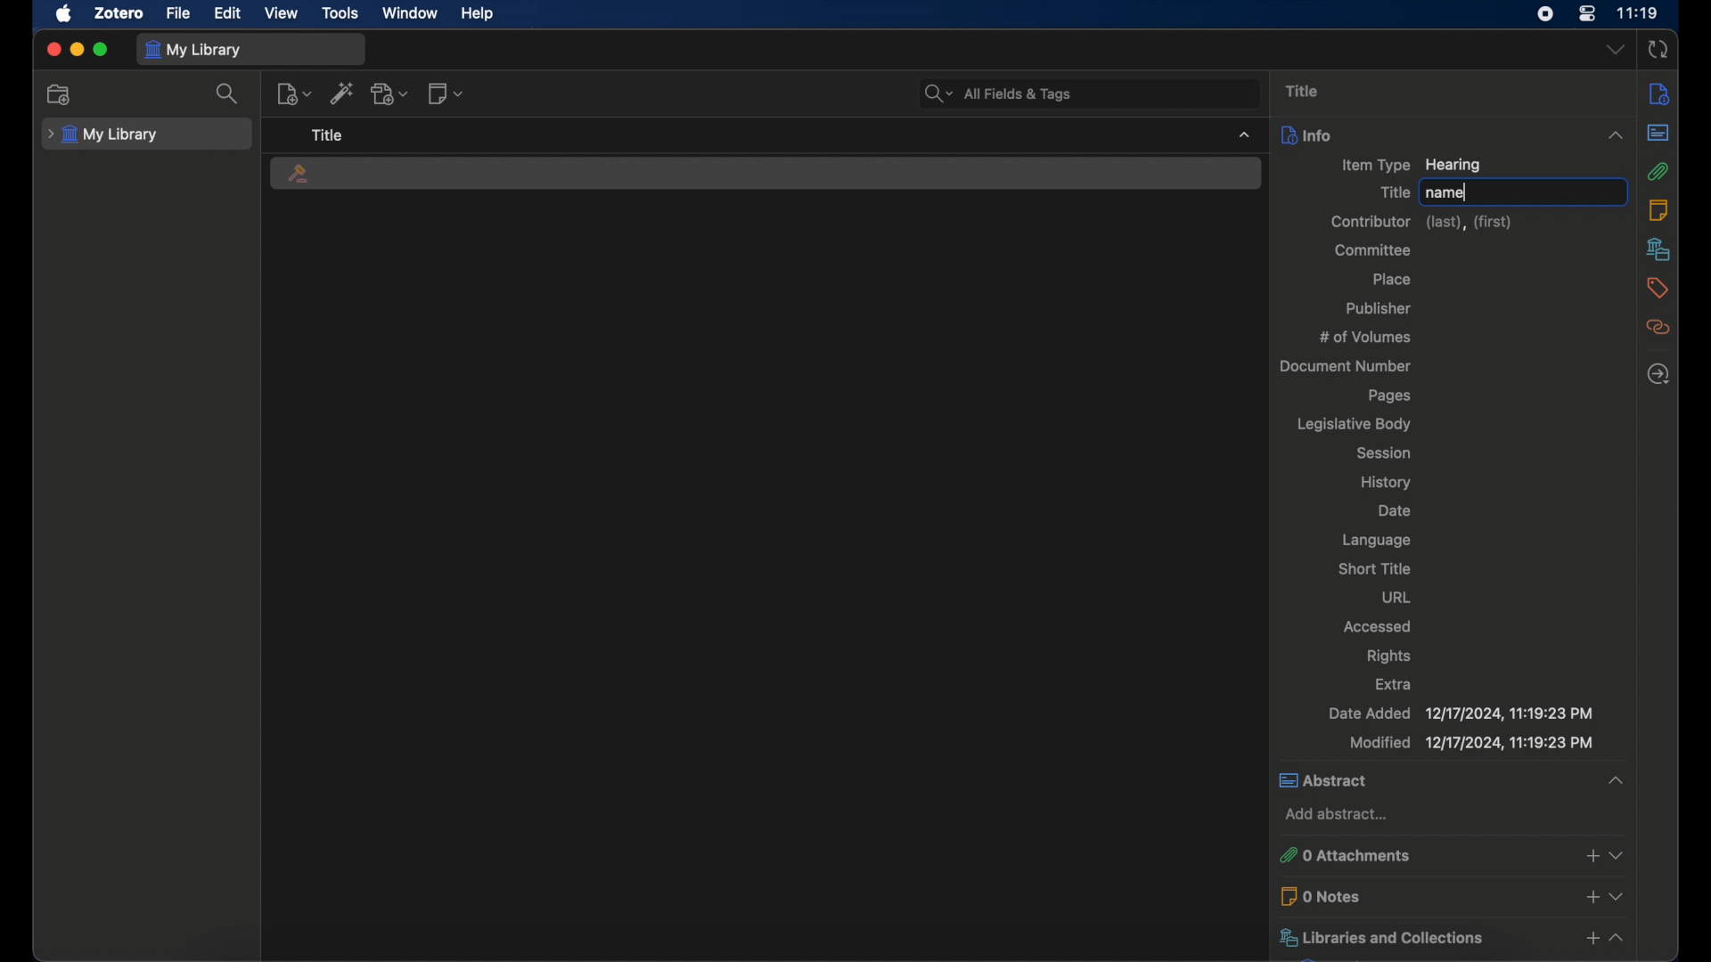 This screenshot has width=1711, height=962. What do you see at coordinates (1455, 856) in the screenshot?
I see `0 attachments` at bounding box center [1455, 856].